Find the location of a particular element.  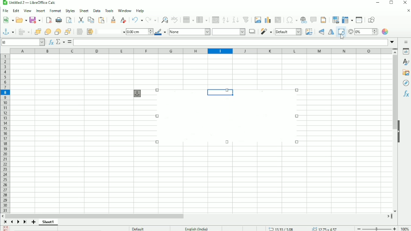

100% is located at coordinates (405, 228).